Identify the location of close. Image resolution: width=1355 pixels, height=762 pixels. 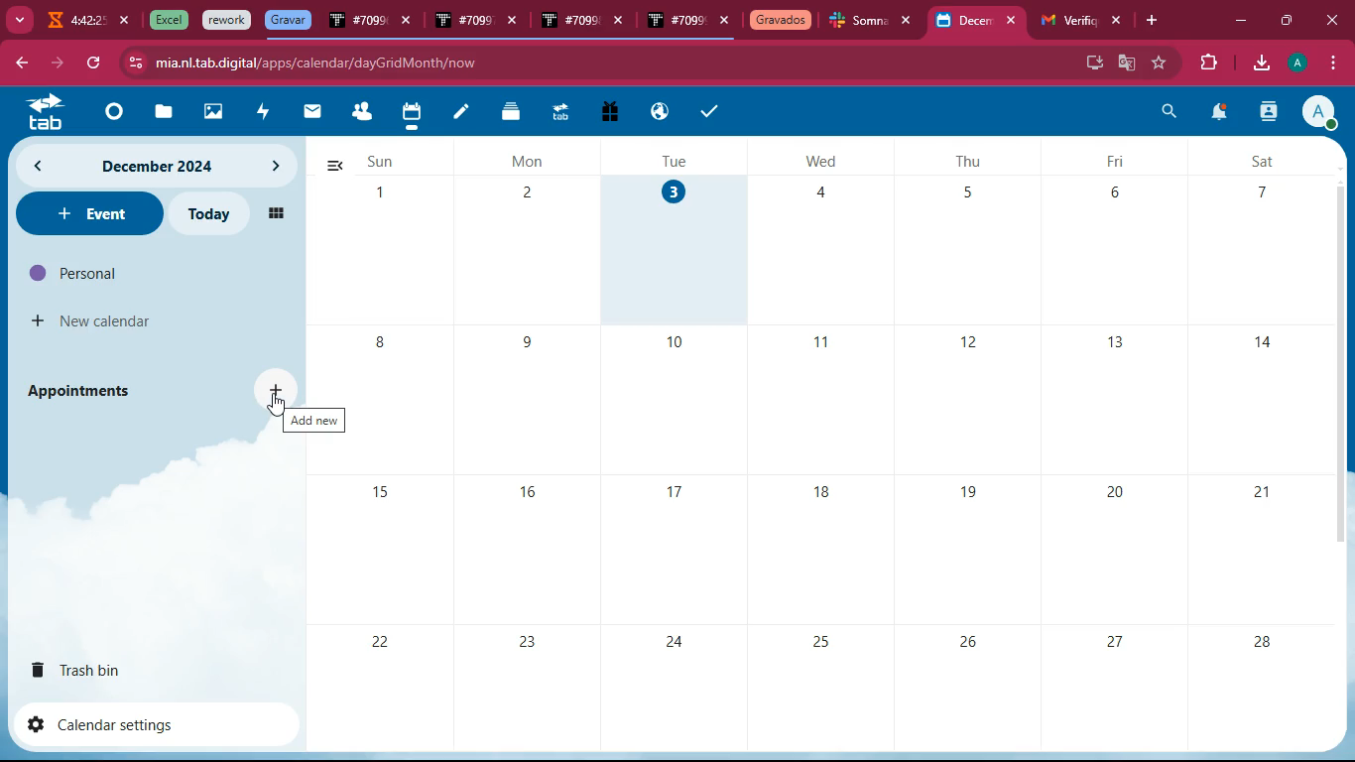
(408, 23).